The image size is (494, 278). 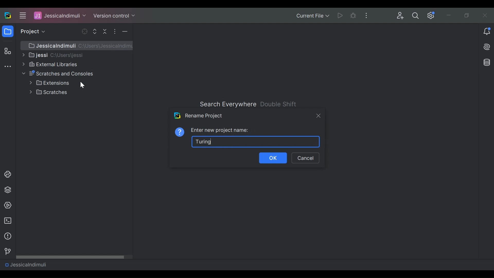 What do you see at coordinates (354, 15) in the screenshot?
I see `Debug` at bounding box center [354, 15].